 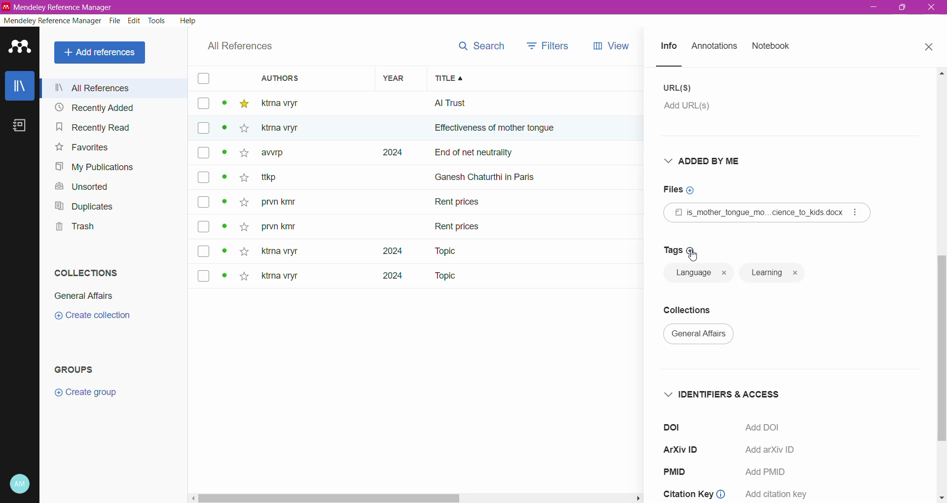 What do you see at coordinates (96, 167) in the screenshot?
I see `My Publications` at bounding box center [96, 167].